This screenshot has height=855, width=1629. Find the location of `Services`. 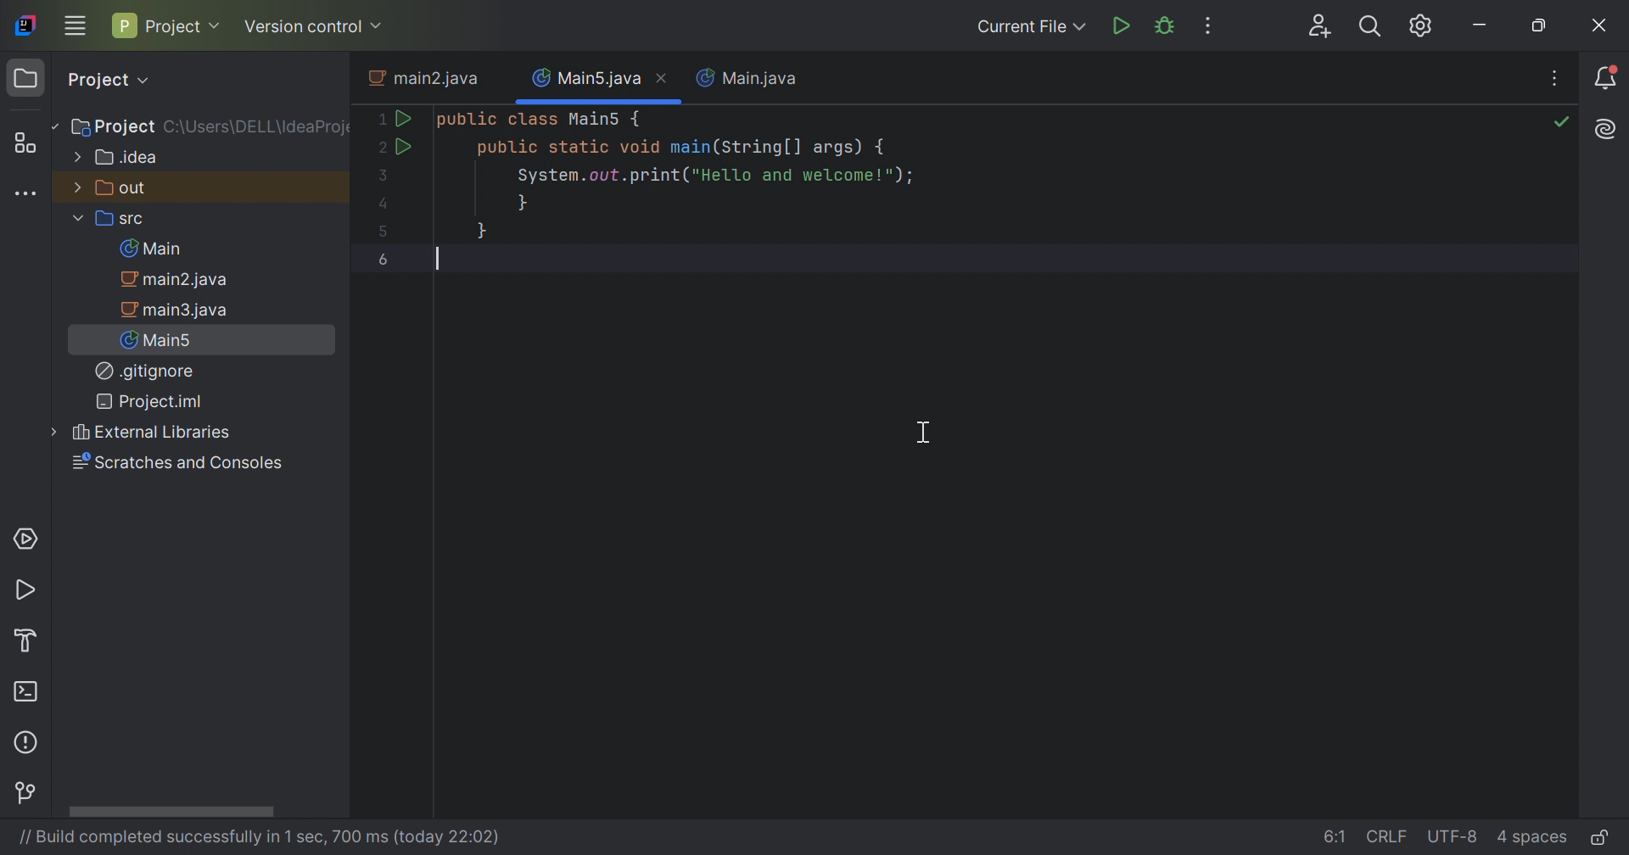

Services is located at coordinates (24, 537).